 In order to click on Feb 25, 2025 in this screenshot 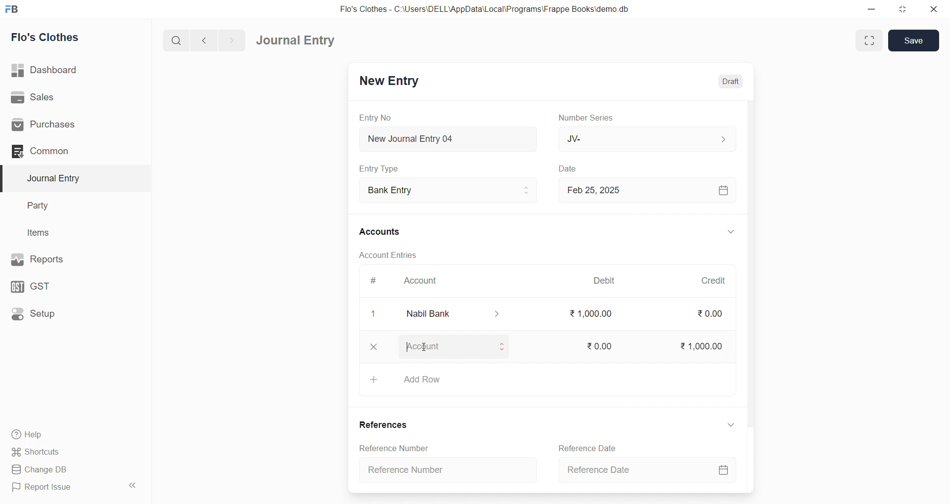, I will do `click(645, 190)`.